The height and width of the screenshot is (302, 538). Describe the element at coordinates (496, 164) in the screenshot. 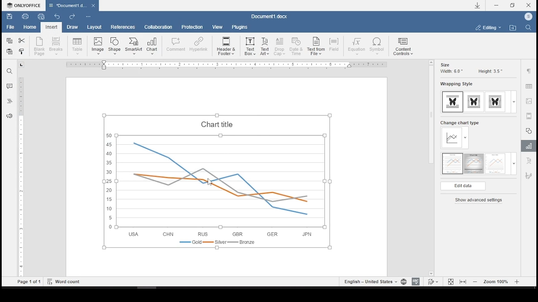

I see `chart style 3` at that location.